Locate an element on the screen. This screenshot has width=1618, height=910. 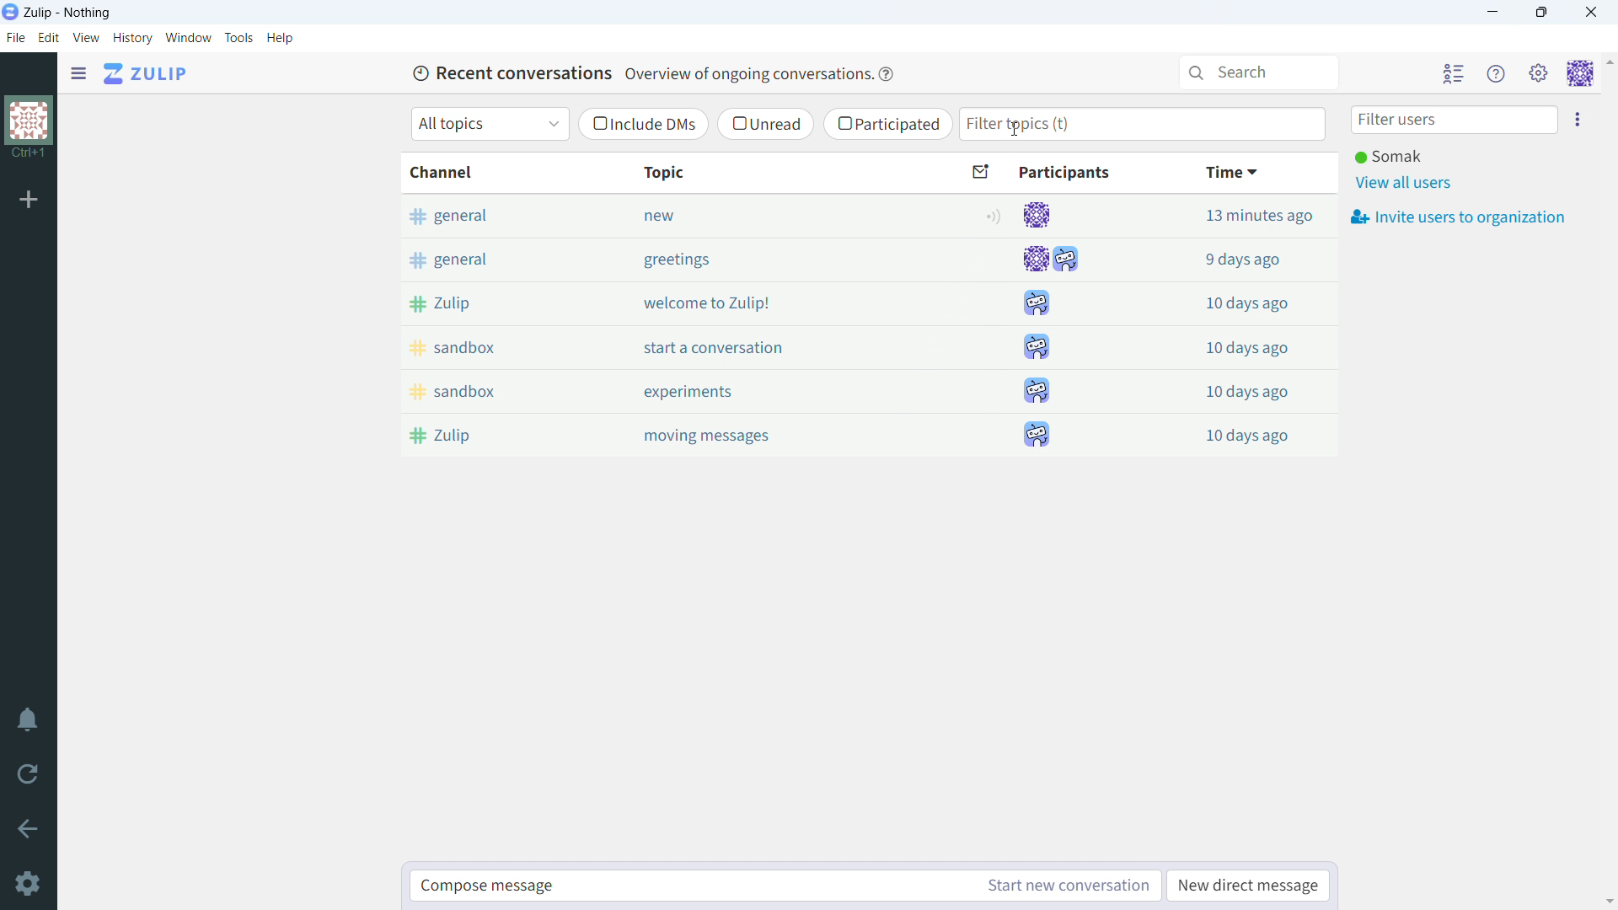
select topics is located at coordinates (490, 124).